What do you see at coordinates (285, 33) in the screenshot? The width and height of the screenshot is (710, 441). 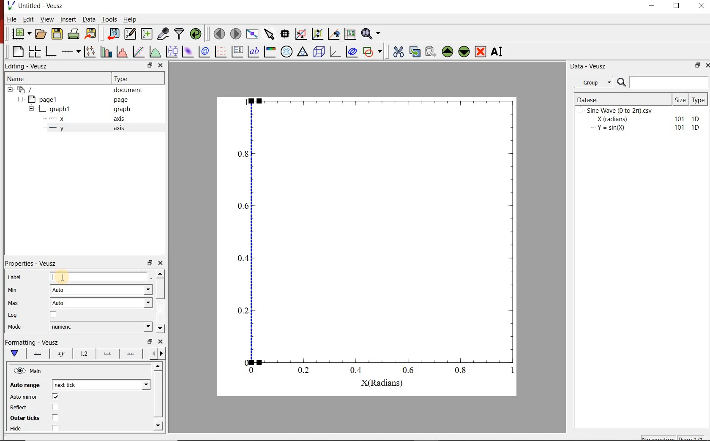 I see `read data points` at bounding box center [285, 33].